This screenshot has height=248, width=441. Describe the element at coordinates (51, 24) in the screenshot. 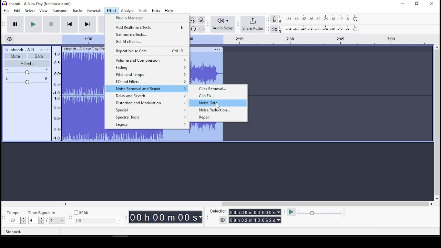

I see `stop` at that location.